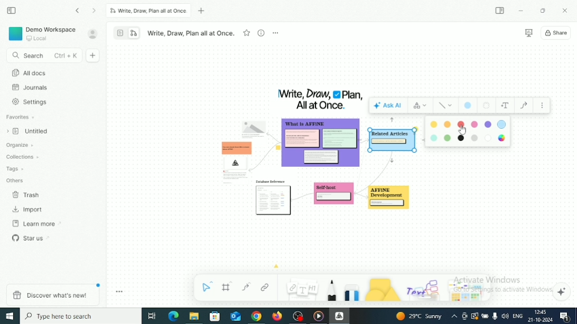 The width and height of the screenshot is (577, 324). What do you see at coordinates (21, 145) in the screenshot?
I see `Organize` at bounding box center [21, 145].